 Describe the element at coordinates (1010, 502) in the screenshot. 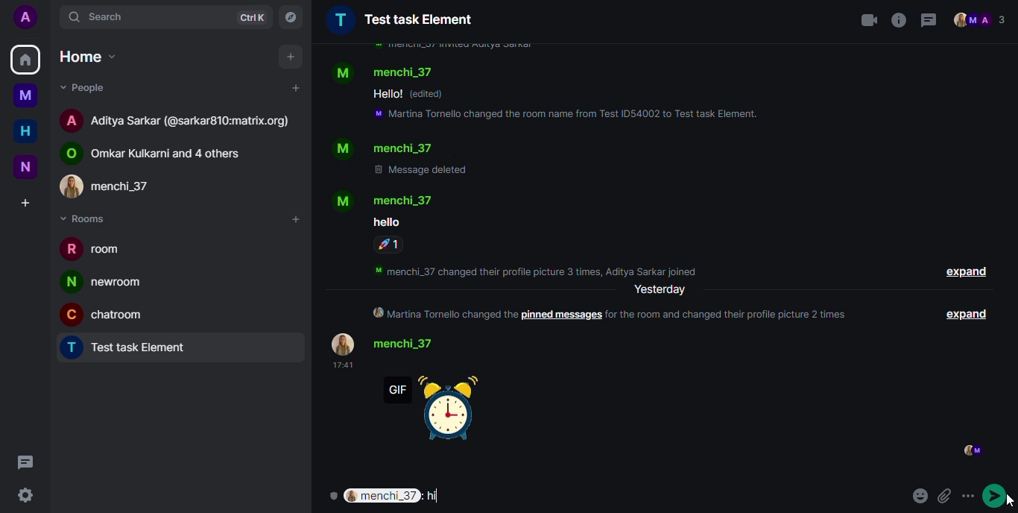

I see `cursor` at that location.